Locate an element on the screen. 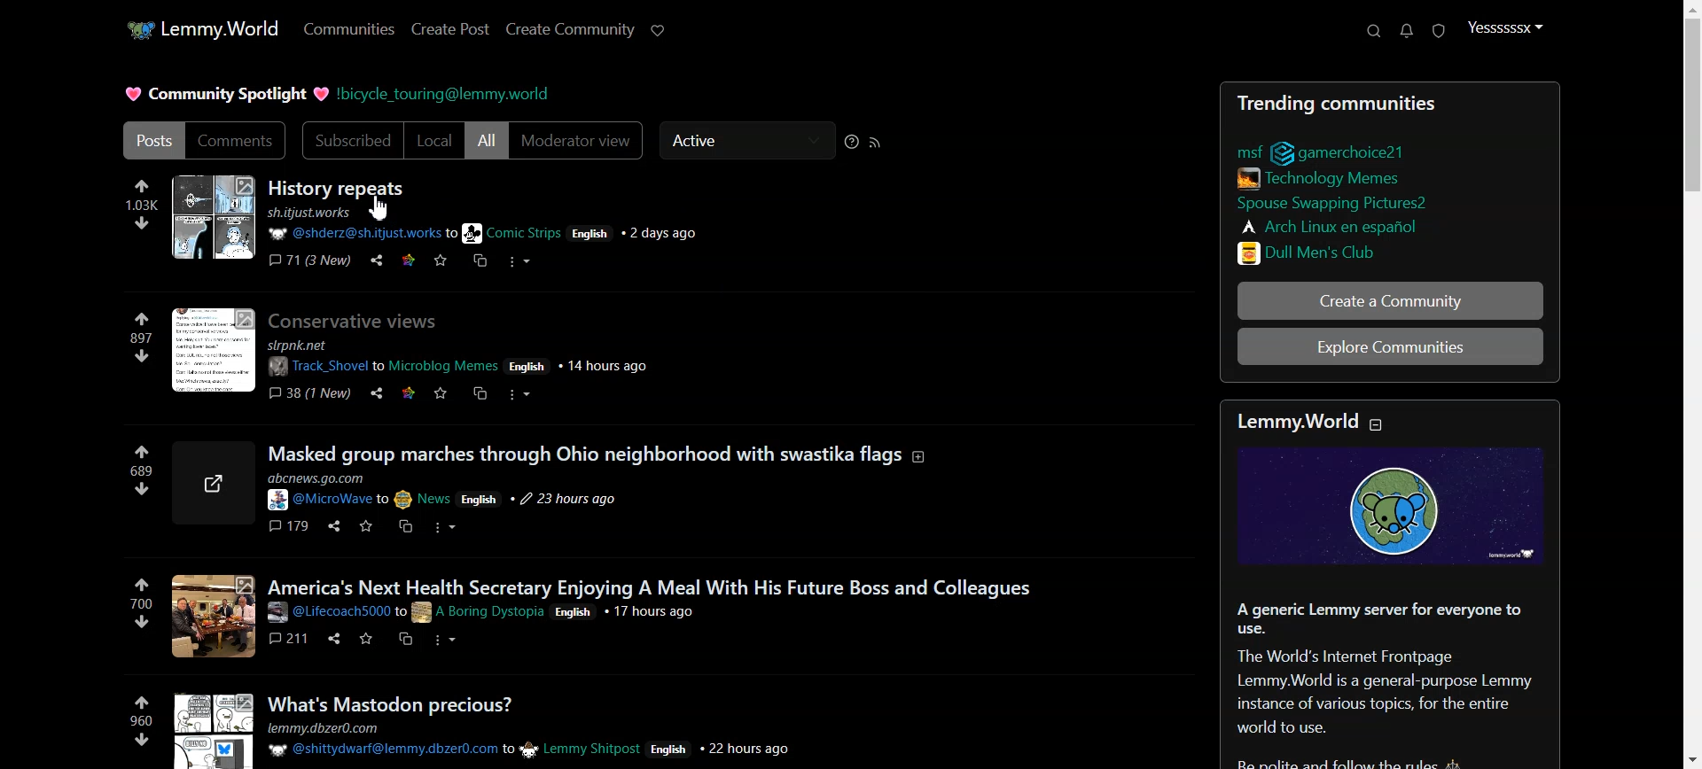  sh.itjust.works is located at coordinates (311, 212).